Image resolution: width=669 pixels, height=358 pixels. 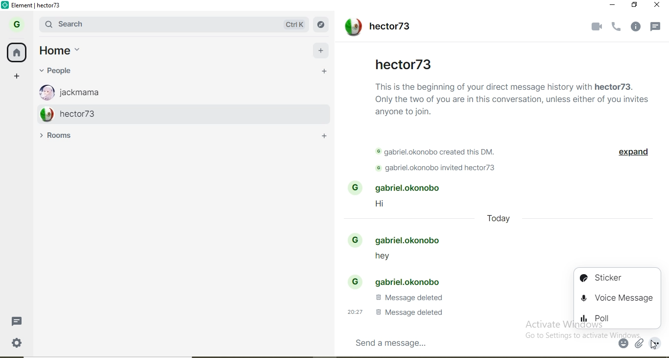 What do you see at coordinates (440, 153) in the screenshot?
I see `text 2` at bounding box center [440, 153].